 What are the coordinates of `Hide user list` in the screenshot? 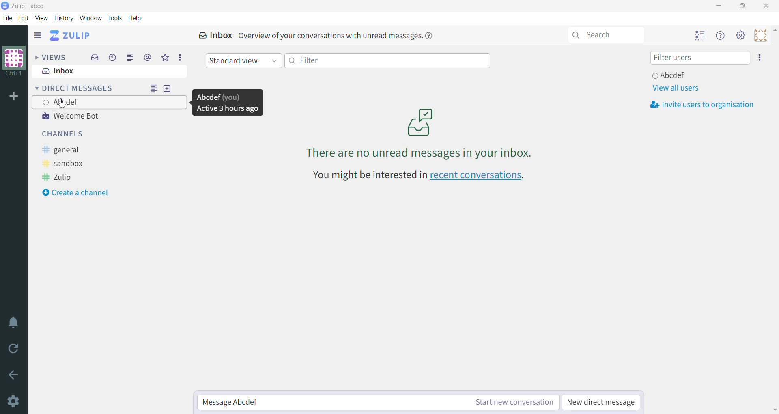 It's located at (700, 36).